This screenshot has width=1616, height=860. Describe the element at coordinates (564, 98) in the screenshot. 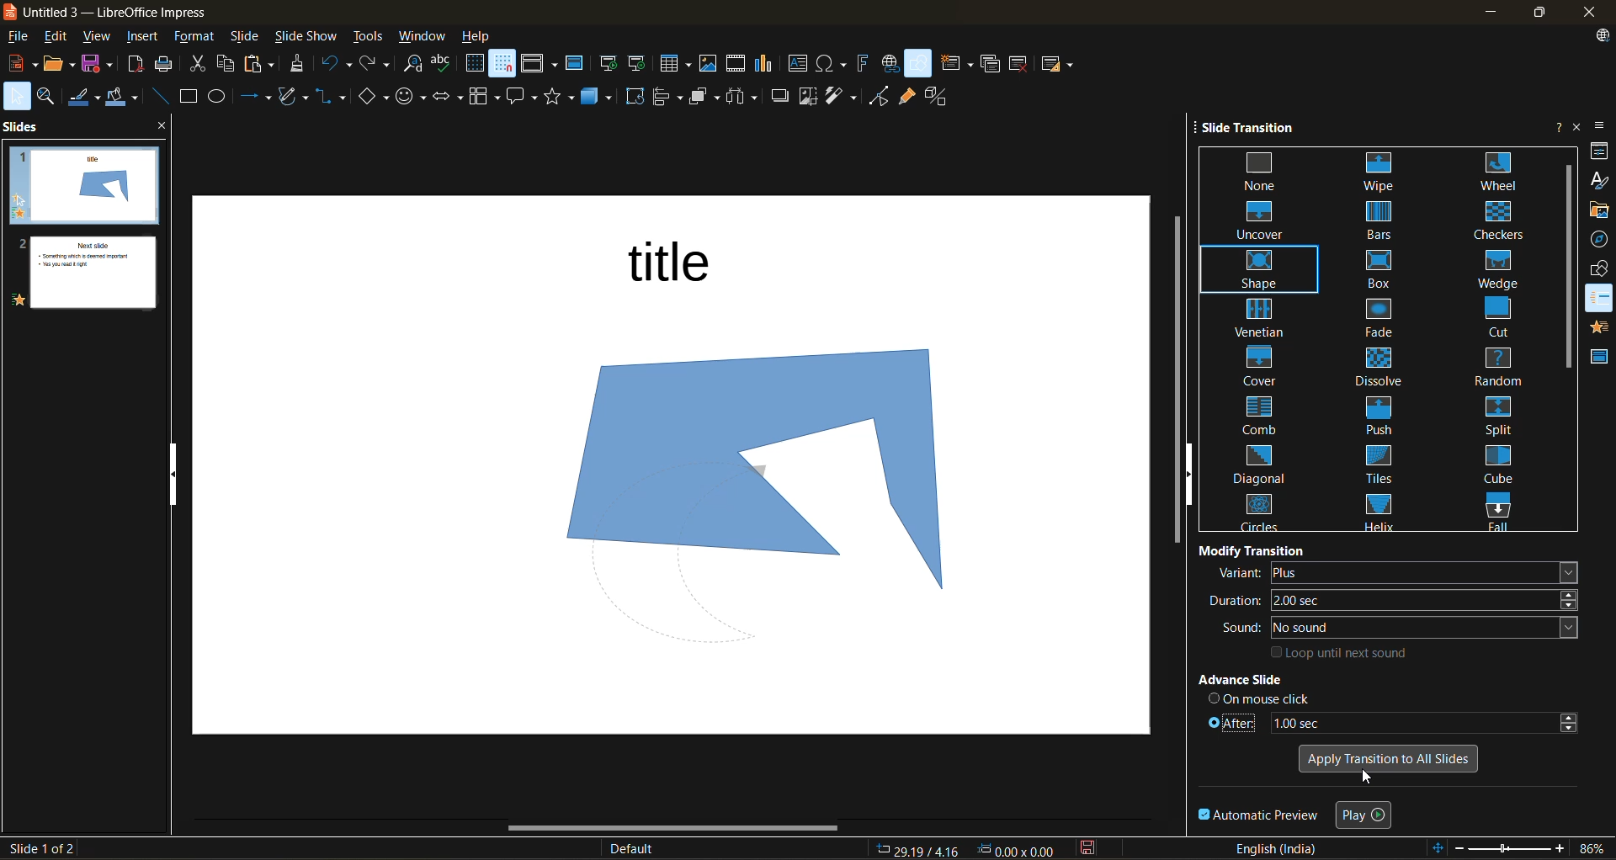

I see `stars and banners` at that location.